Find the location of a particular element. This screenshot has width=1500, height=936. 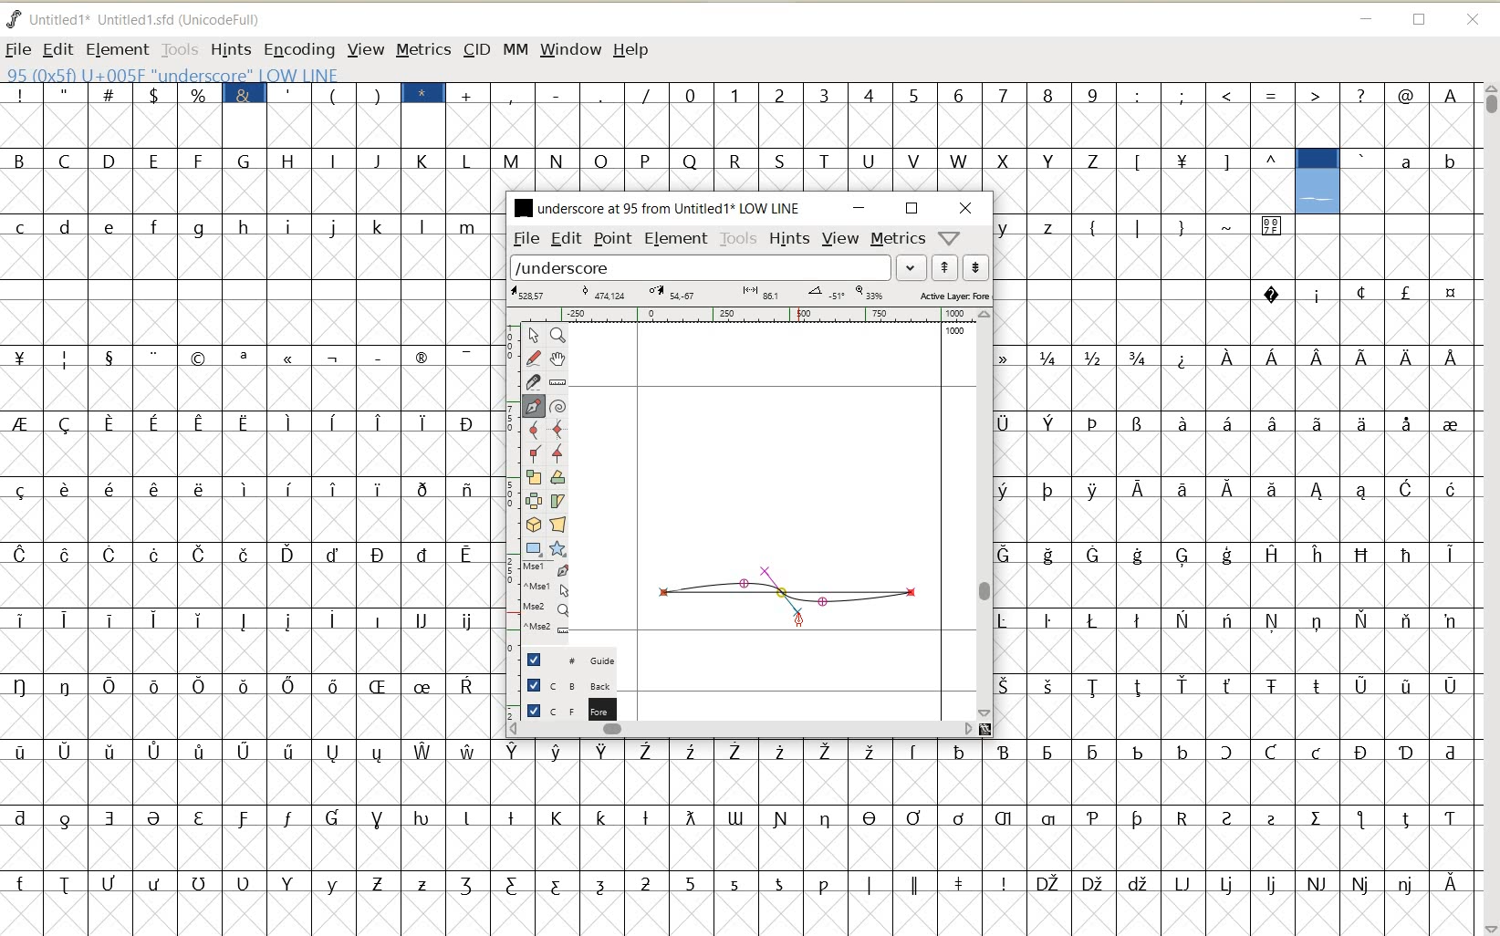

ELEMENT is located at coordinates (117, 50).